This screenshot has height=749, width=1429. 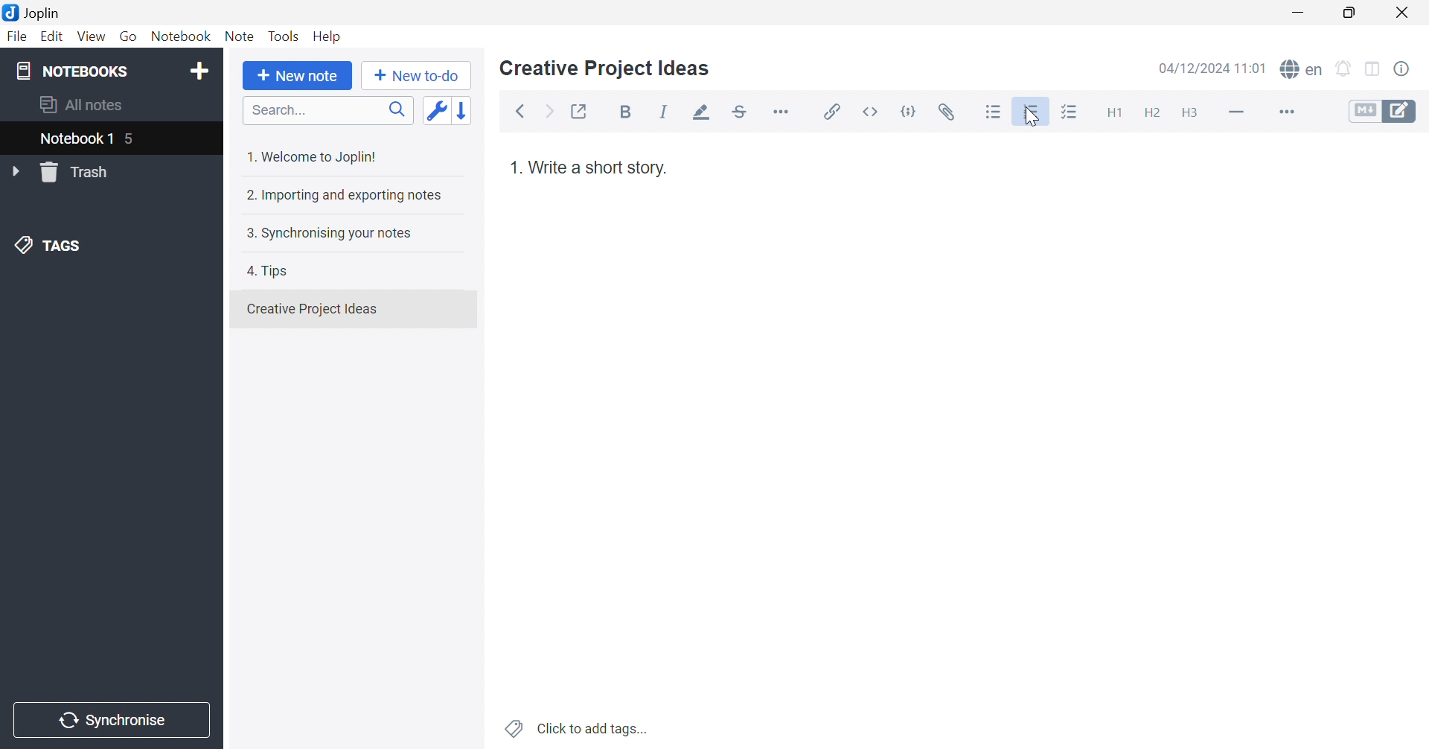 What do you see at coordinates (285, 35) in the screenshot?
I see `Tools` at bounding box center [285, 35].